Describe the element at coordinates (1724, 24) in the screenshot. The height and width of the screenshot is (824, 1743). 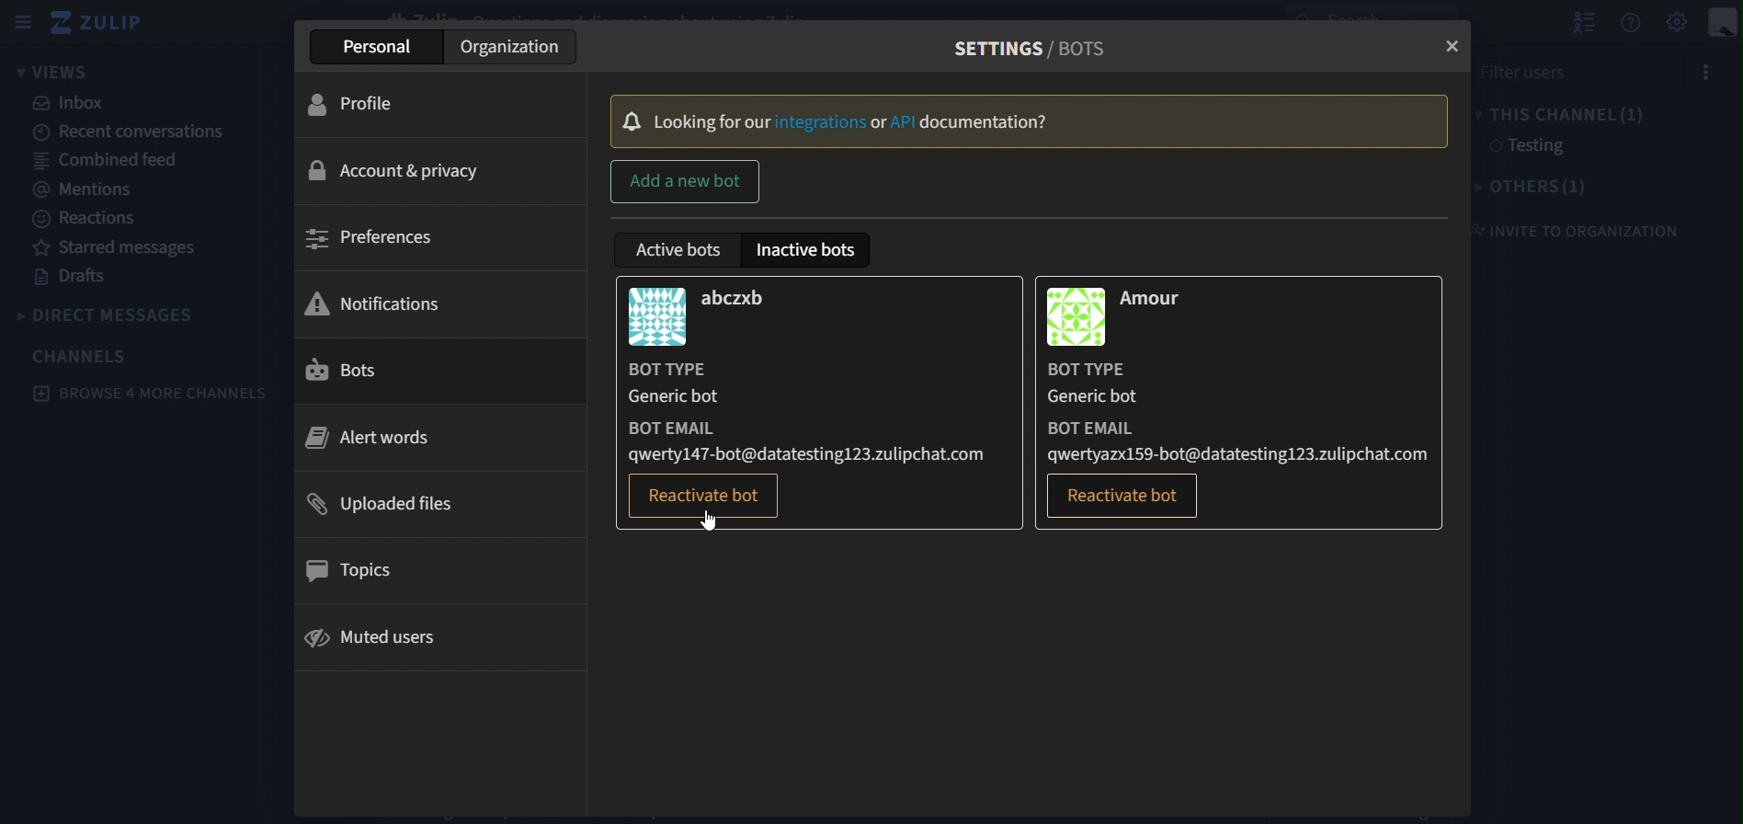
I see `personal menu` at that location.